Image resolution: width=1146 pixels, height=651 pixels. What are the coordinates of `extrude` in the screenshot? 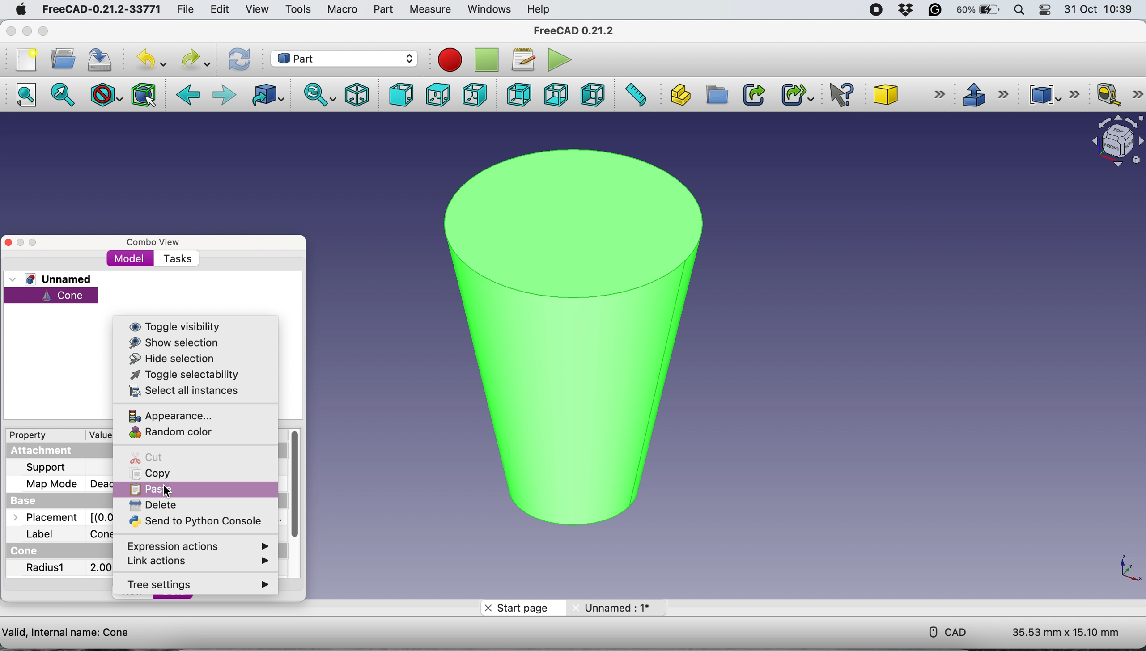 It's located at (985, 94).